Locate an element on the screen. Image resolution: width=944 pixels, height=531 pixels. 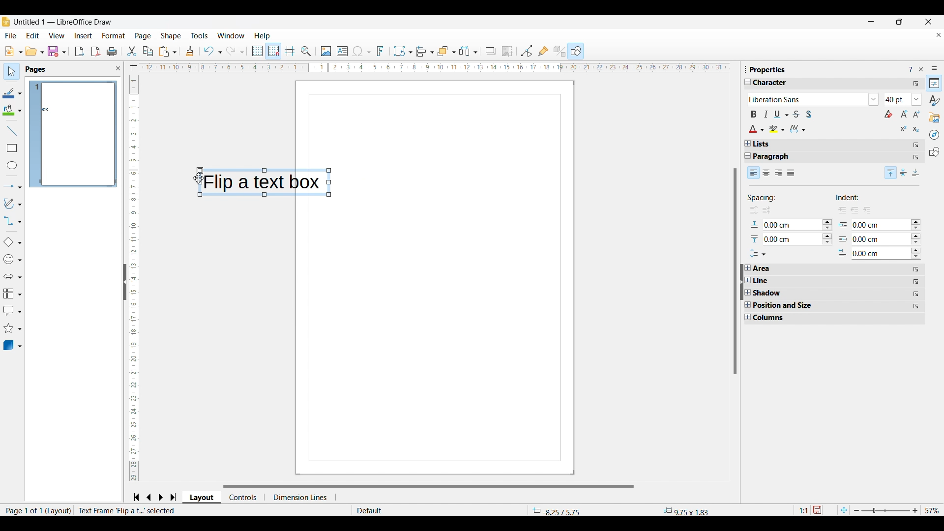
Type in respective indent is located at coordinates (881, 225).